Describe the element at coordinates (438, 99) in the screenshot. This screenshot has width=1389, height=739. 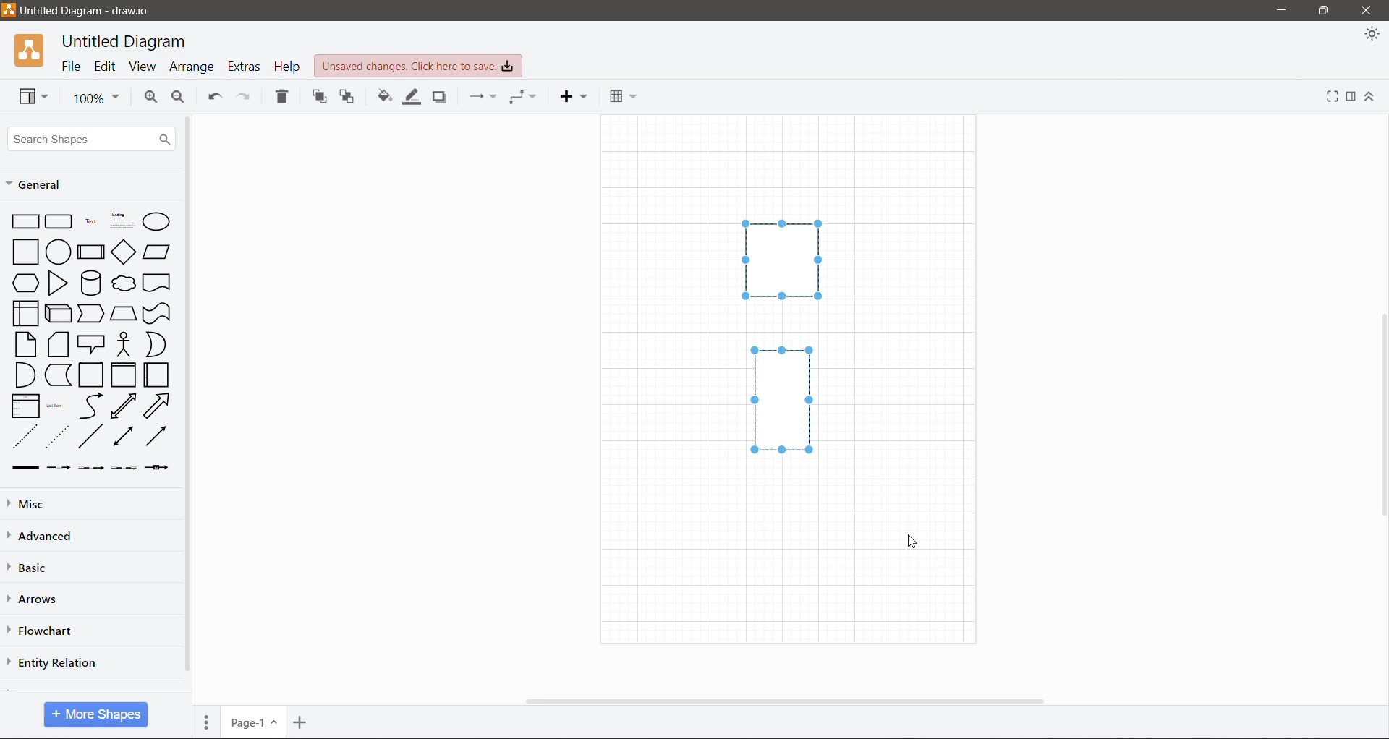
I see `Shadow` at that location.